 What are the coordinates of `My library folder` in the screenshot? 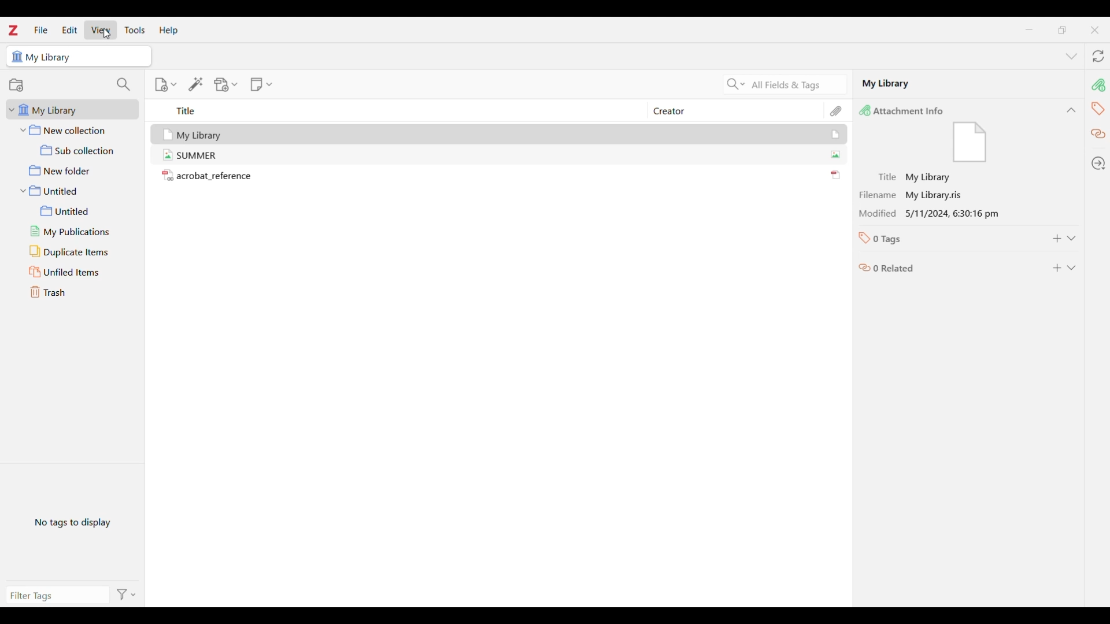 It's located at (71, 109).